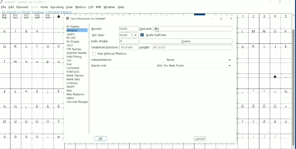 The height and width of the screenshot is (149, 296). What do you see at coordinates (76, 30) in the screenshot?
I see `General` at bounding box center [76, 30].